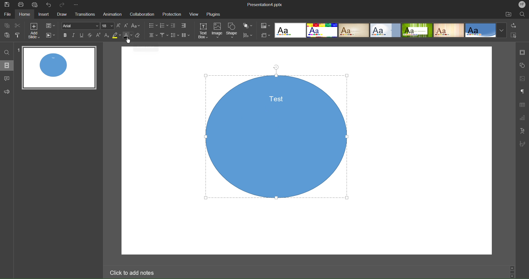 The height and width of the screenshot is (279, 529). Describe the element at coordinates (8, 52) in the screenshot. I see `Find` at that location.